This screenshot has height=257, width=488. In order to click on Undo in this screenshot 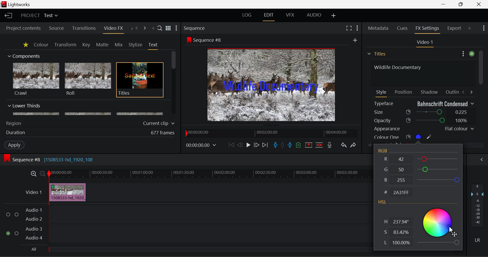, I will do `click(344, 146)`.